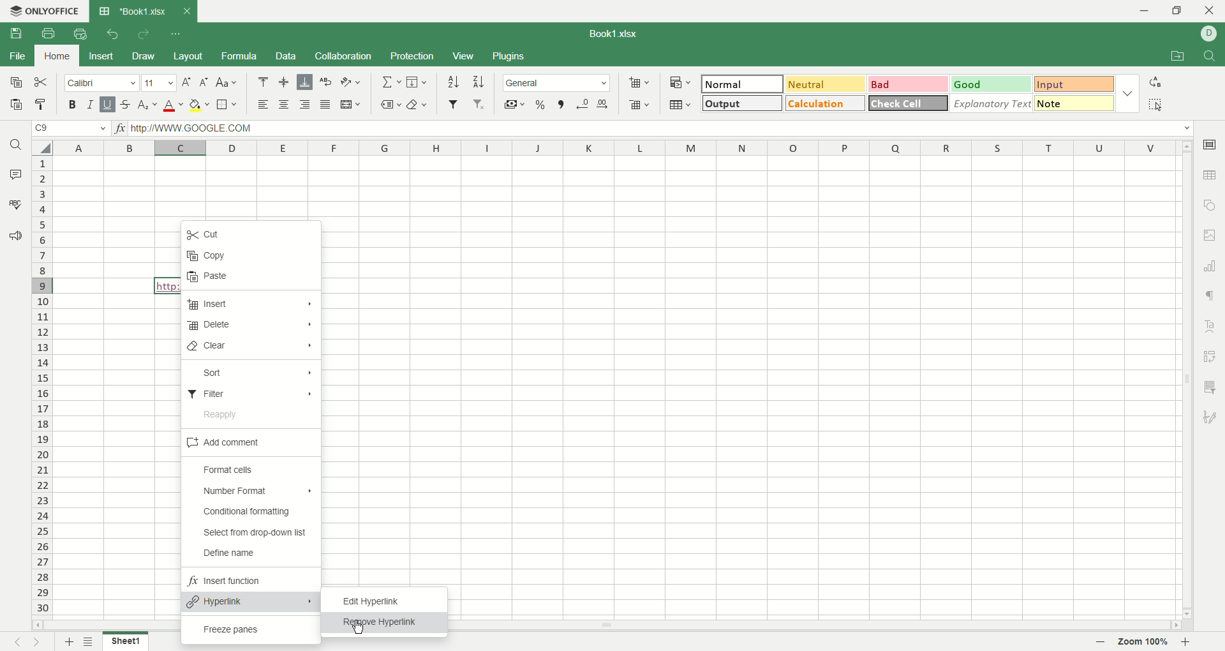 The image size is (1225, 651). I want to click on note, so click(1074, 102).